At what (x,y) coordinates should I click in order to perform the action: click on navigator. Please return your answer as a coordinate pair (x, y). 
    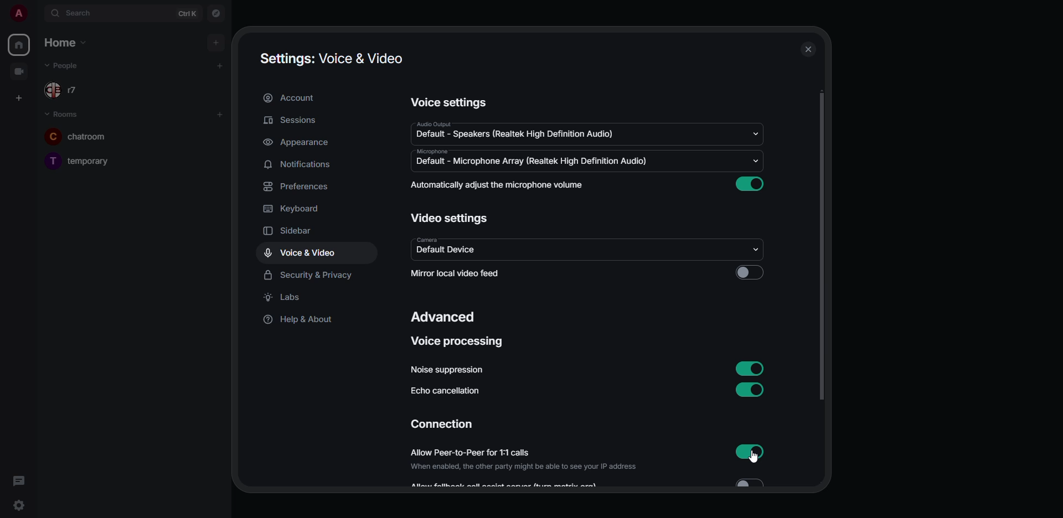
    Looking at the image, I should click on (215, 14).